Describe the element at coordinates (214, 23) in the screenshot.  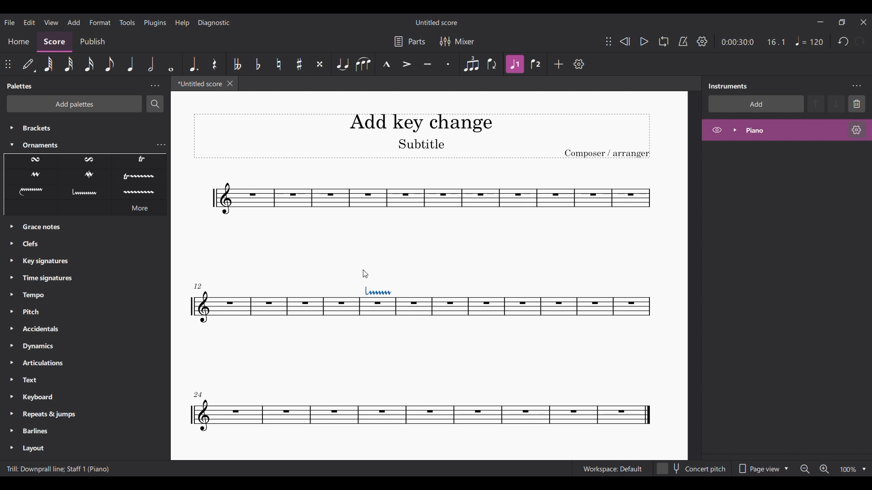
I see `Diagnostic menu` at that location.